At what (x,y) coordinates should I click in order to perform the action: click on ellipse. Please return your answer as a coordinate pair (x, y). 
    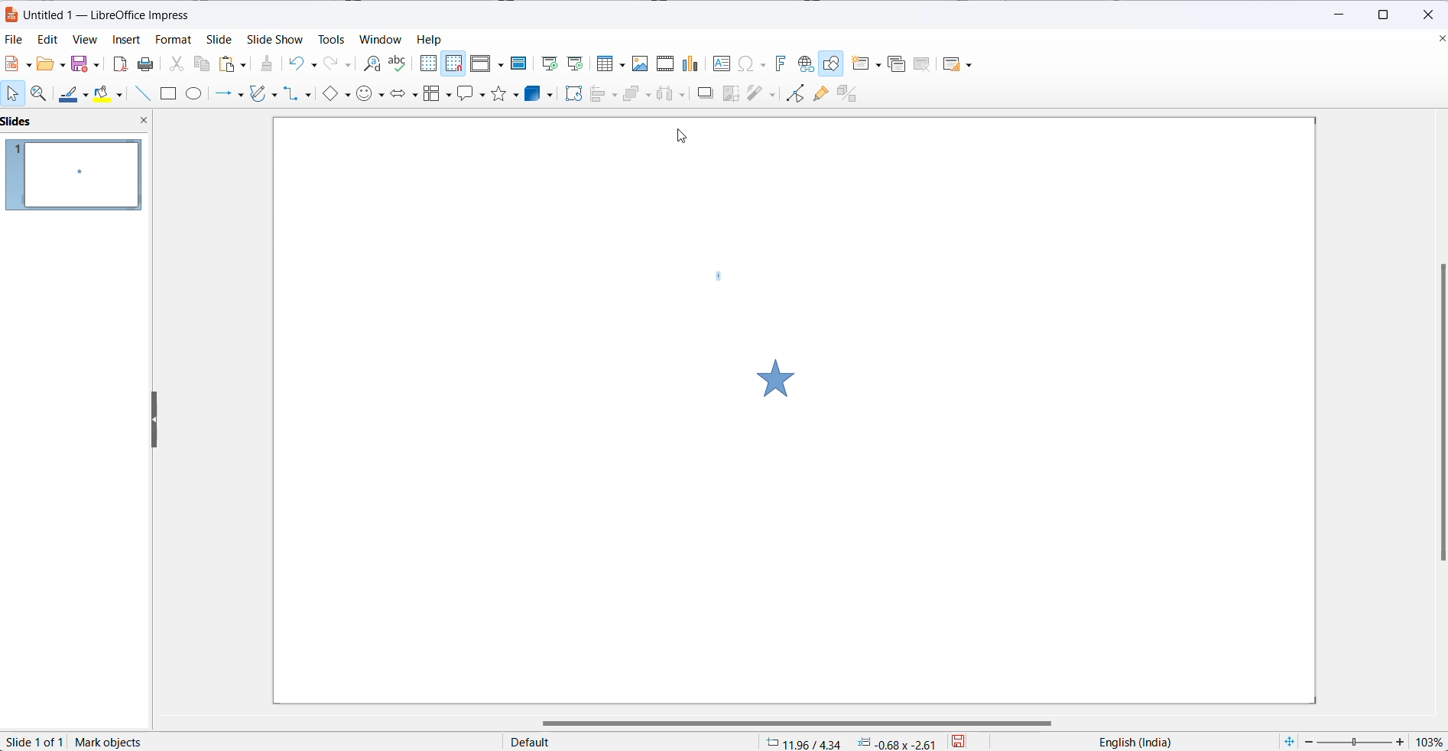
    Looking at the image, I should click on (197, 93).